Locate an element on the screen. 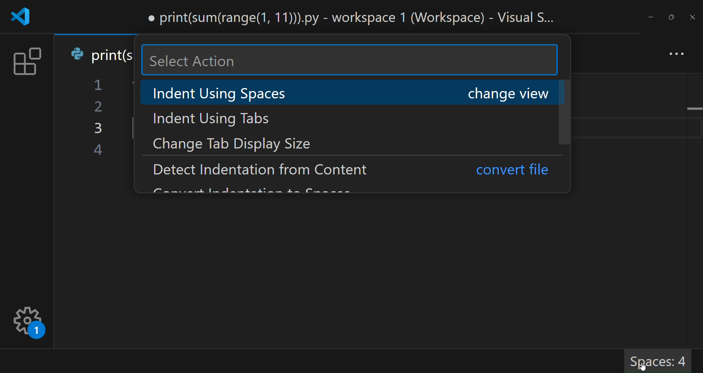 This screenshot has height=373, width=703. cursor is located at coordinates (641, 364).